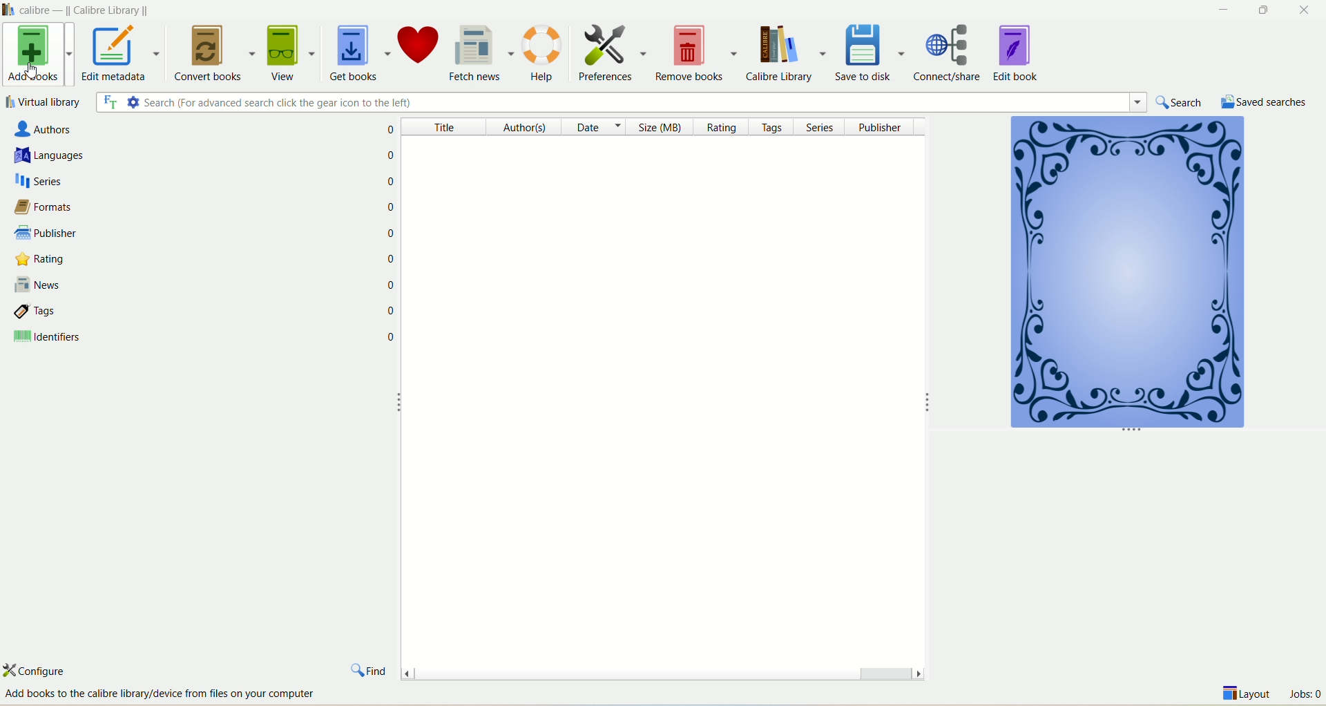  What do you see at coordinates (369, 667) in the screenshot?
I see `find` at bounding box center [369, 667].